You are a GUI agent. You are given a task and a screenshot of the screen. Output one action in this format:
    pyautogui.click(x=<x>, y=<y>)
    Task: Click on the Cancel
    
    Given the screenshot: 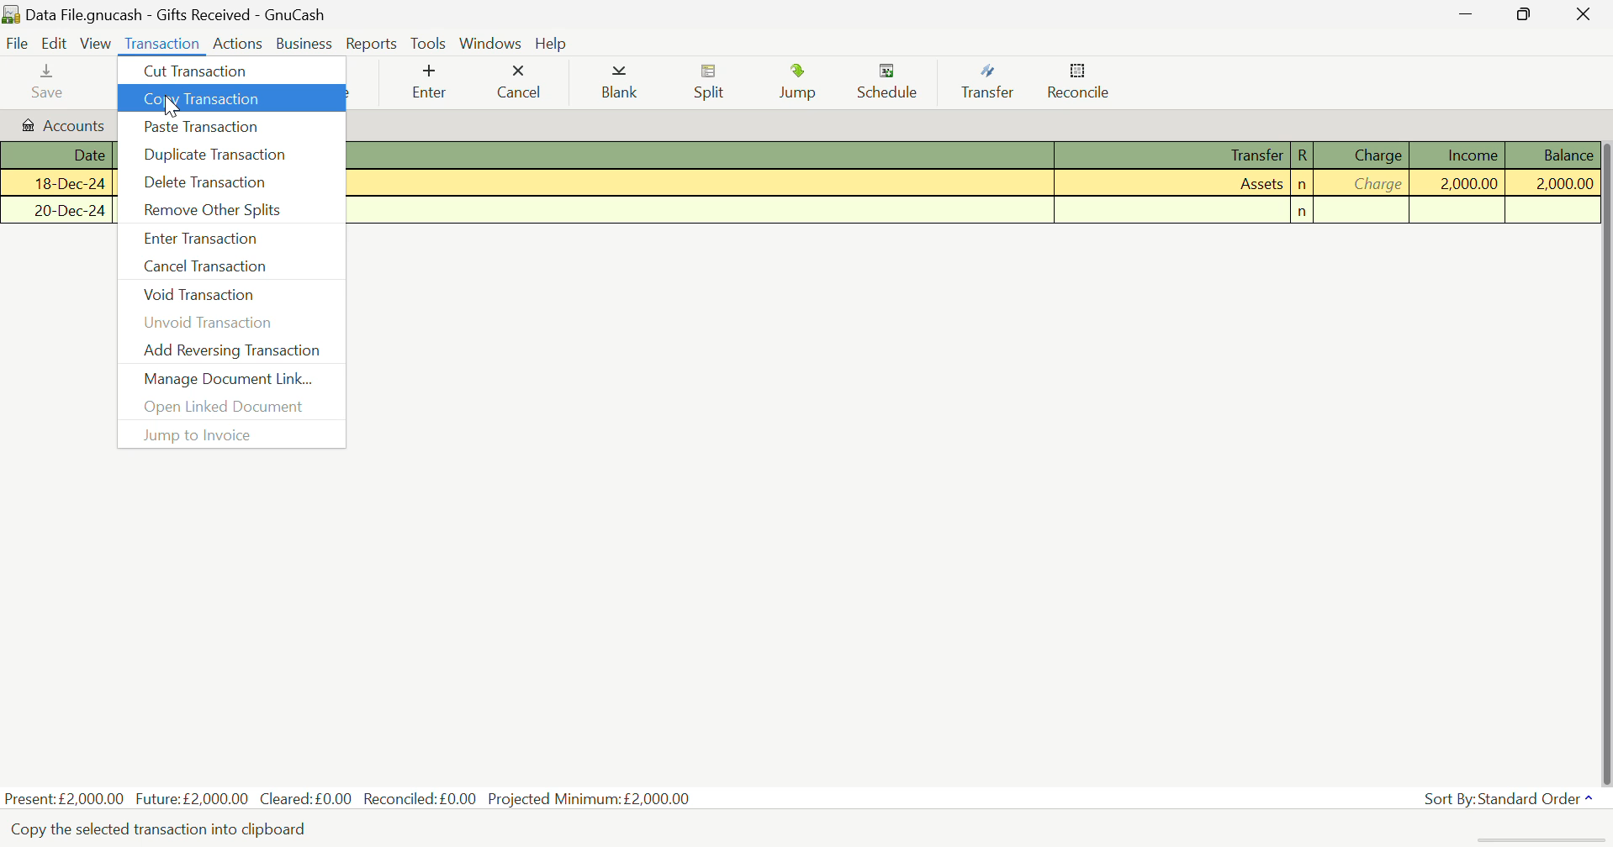 What is the action you would take?
    pyautogui.click(x=519, y=79)
    